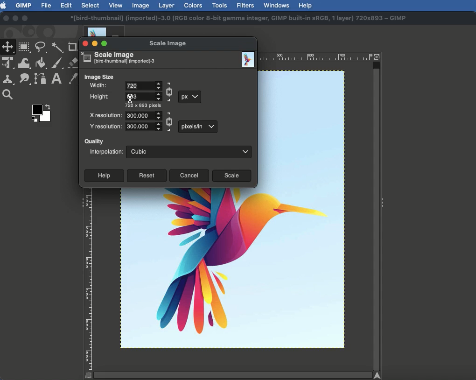  I want to click on View, so click(116, 5).